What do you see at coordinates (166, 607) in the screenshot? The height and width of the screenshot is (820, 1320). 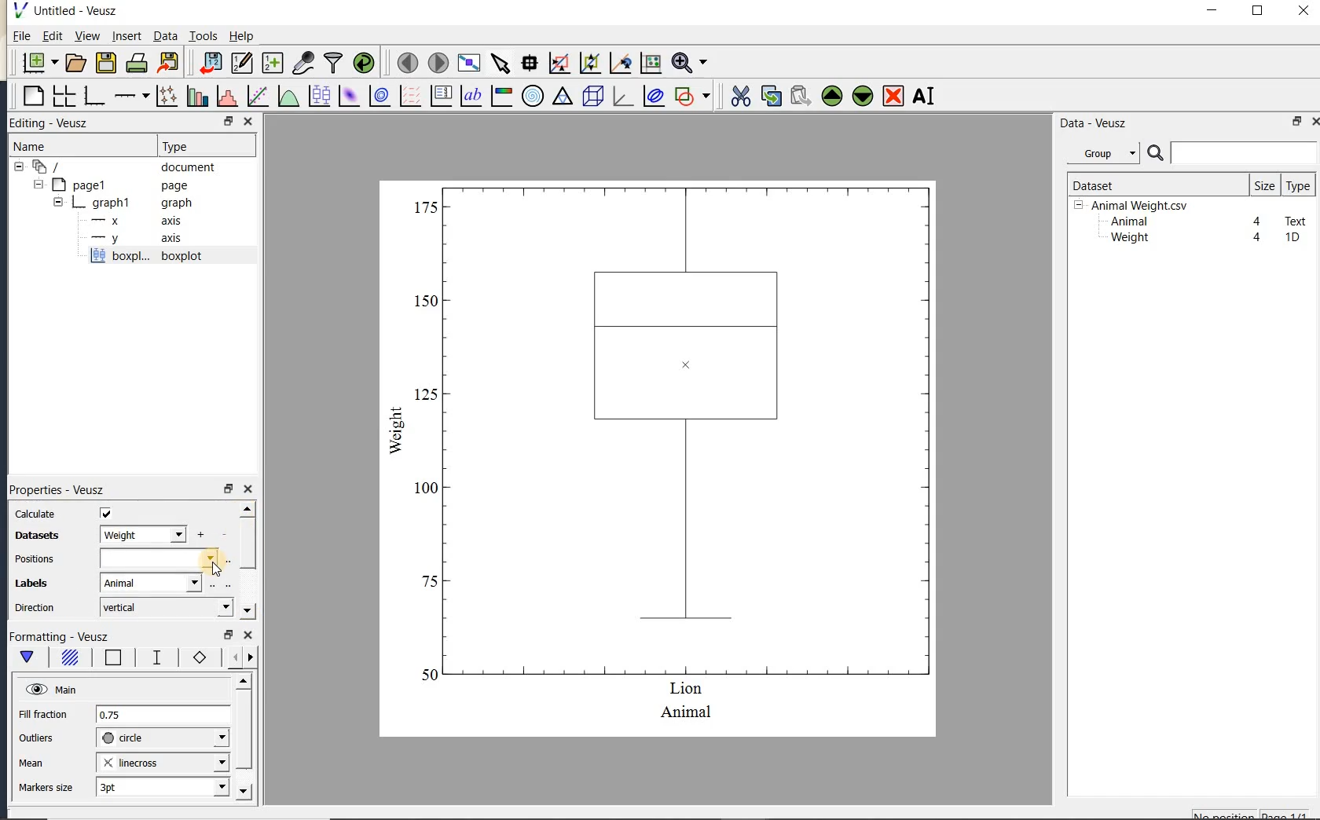 I see `vertical` at bounding box center [166, 607].